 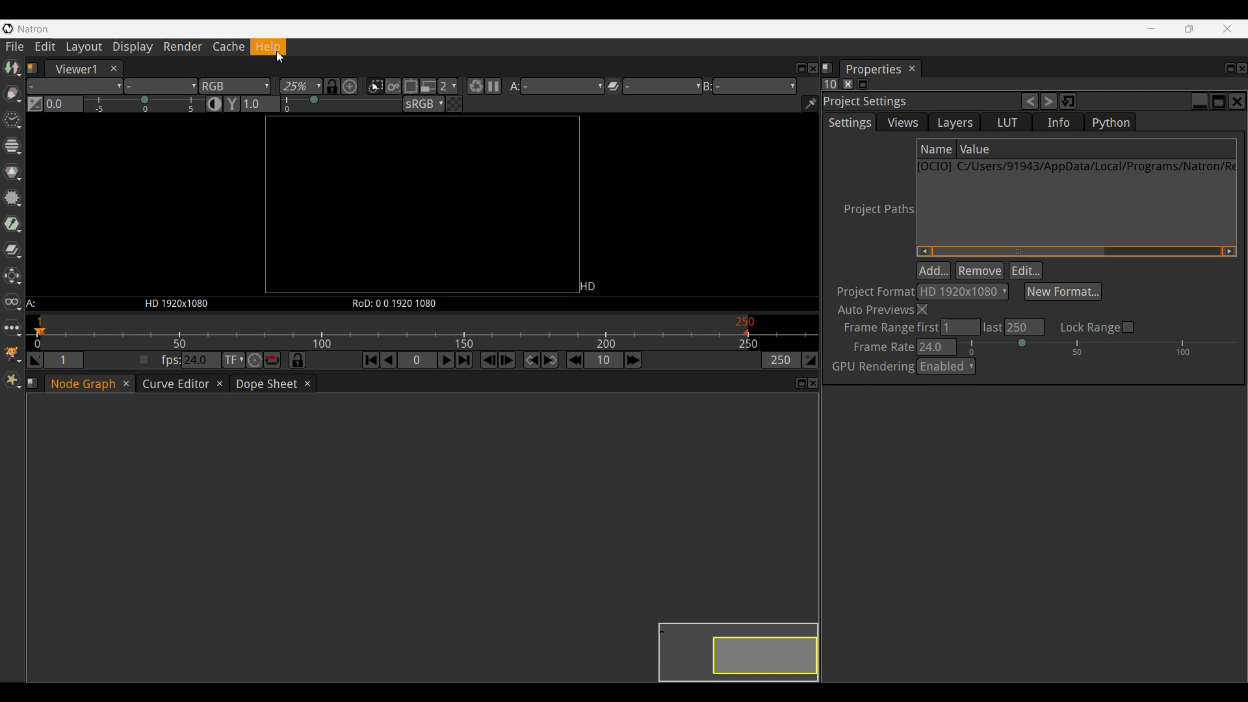 I want to click on Add, so click(x=933, y=270).